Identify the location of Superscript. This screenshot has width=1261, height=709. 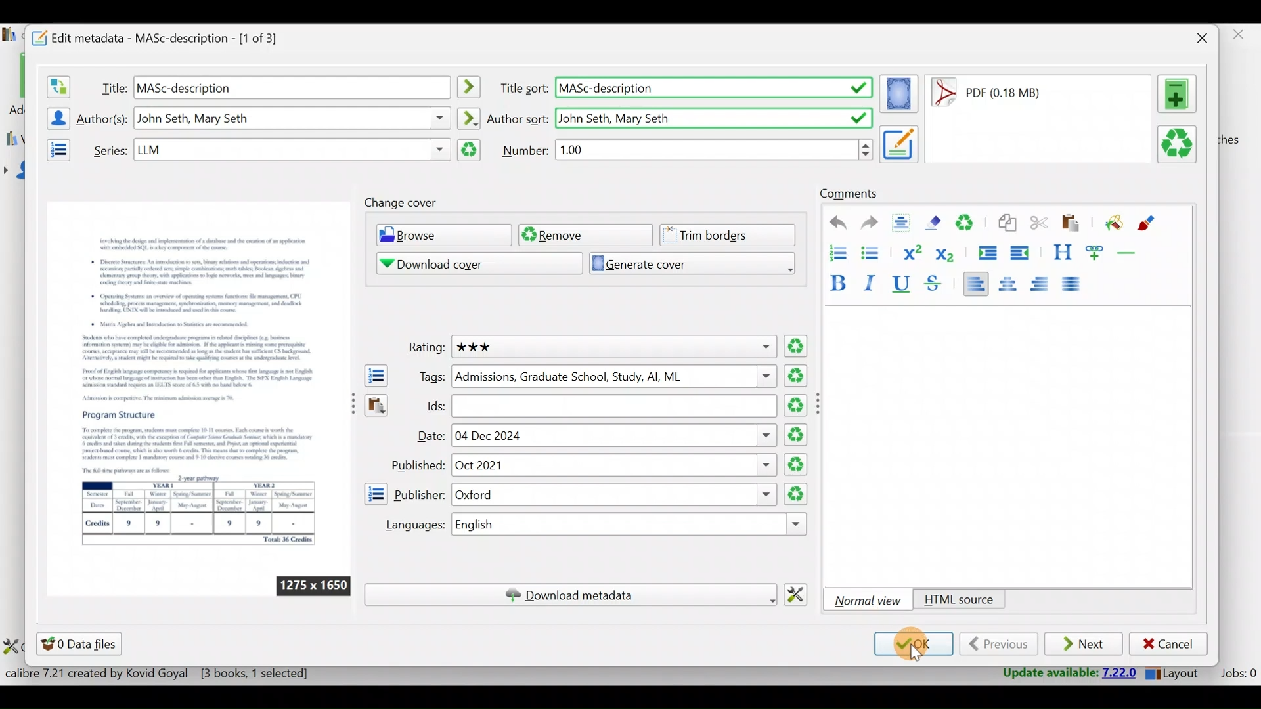
(911, 251).